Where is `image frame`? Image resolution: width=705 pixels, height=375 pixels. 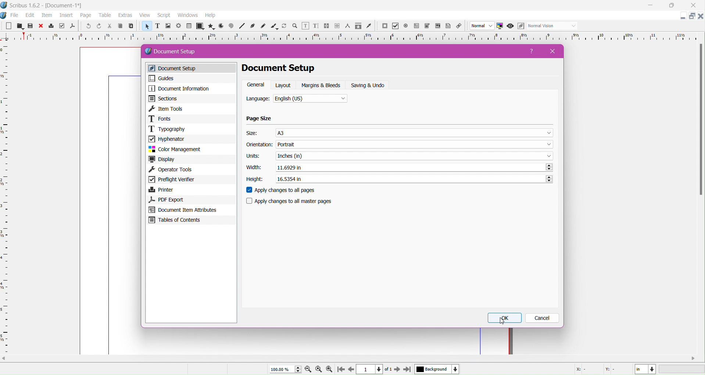 image frame is located at coordinates (168, 26).